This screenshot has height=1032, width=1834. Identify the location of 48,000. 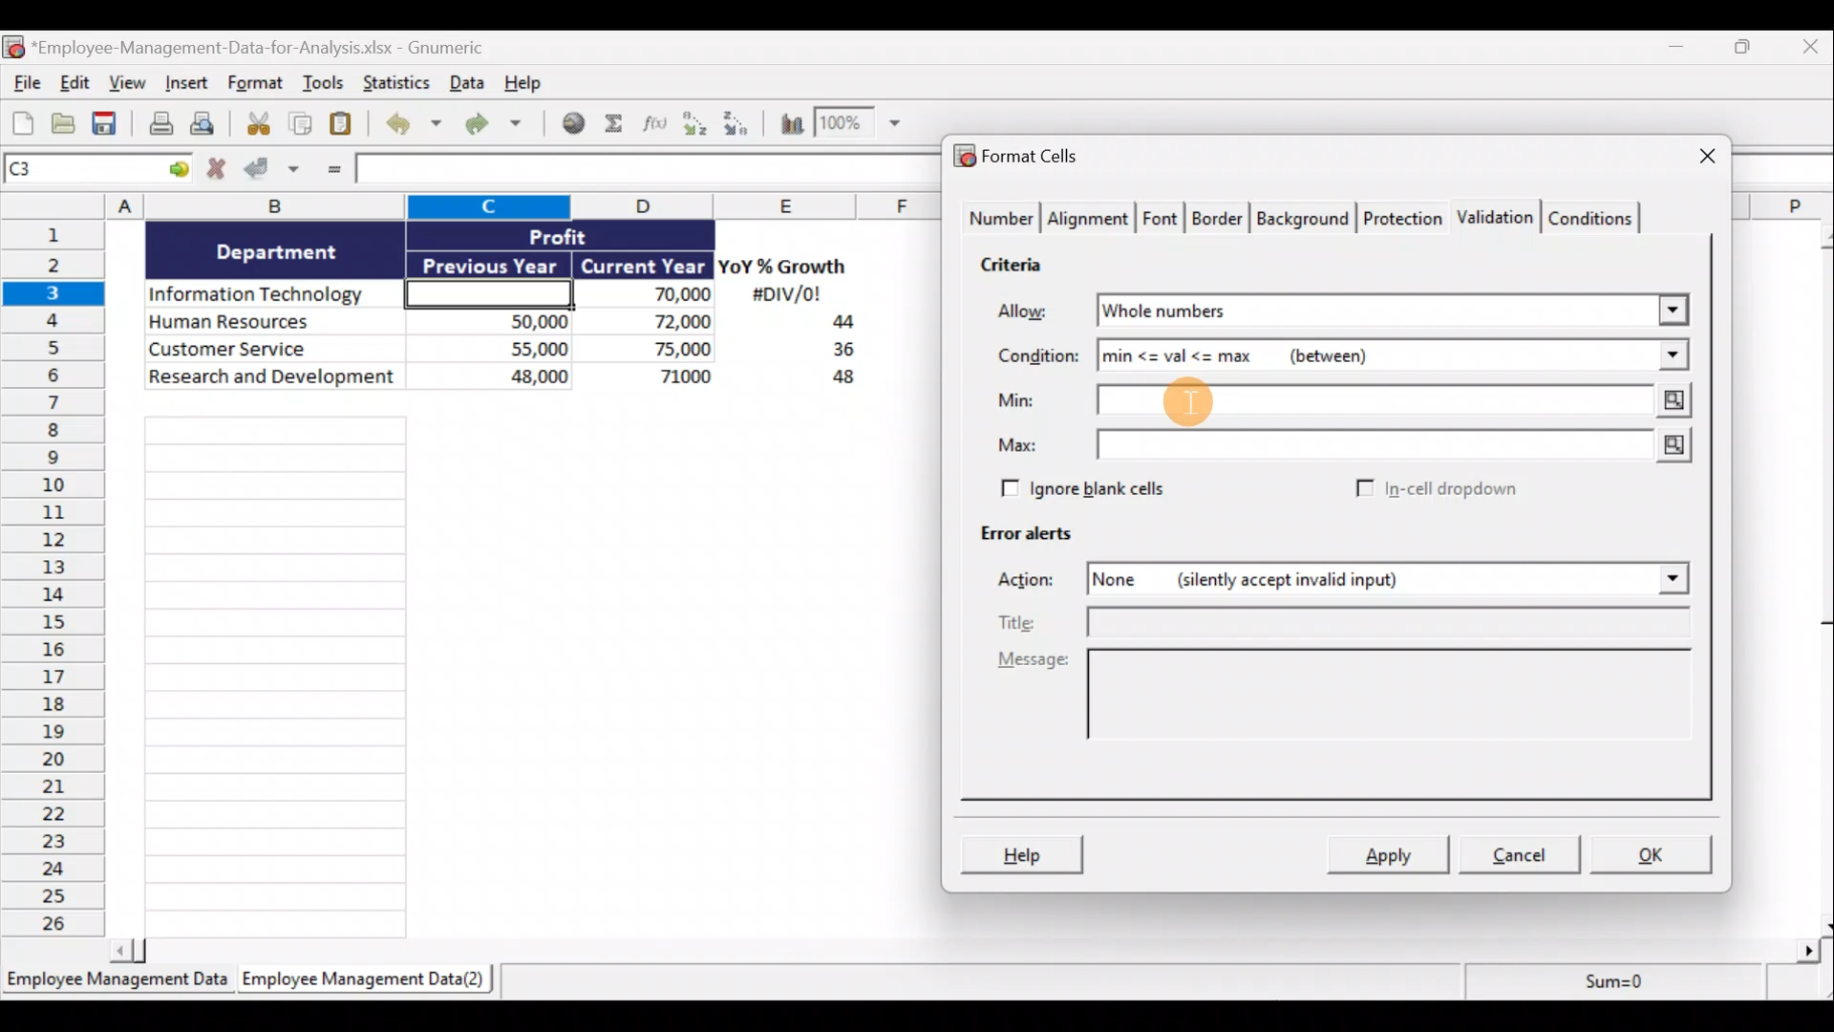
(500, 379).